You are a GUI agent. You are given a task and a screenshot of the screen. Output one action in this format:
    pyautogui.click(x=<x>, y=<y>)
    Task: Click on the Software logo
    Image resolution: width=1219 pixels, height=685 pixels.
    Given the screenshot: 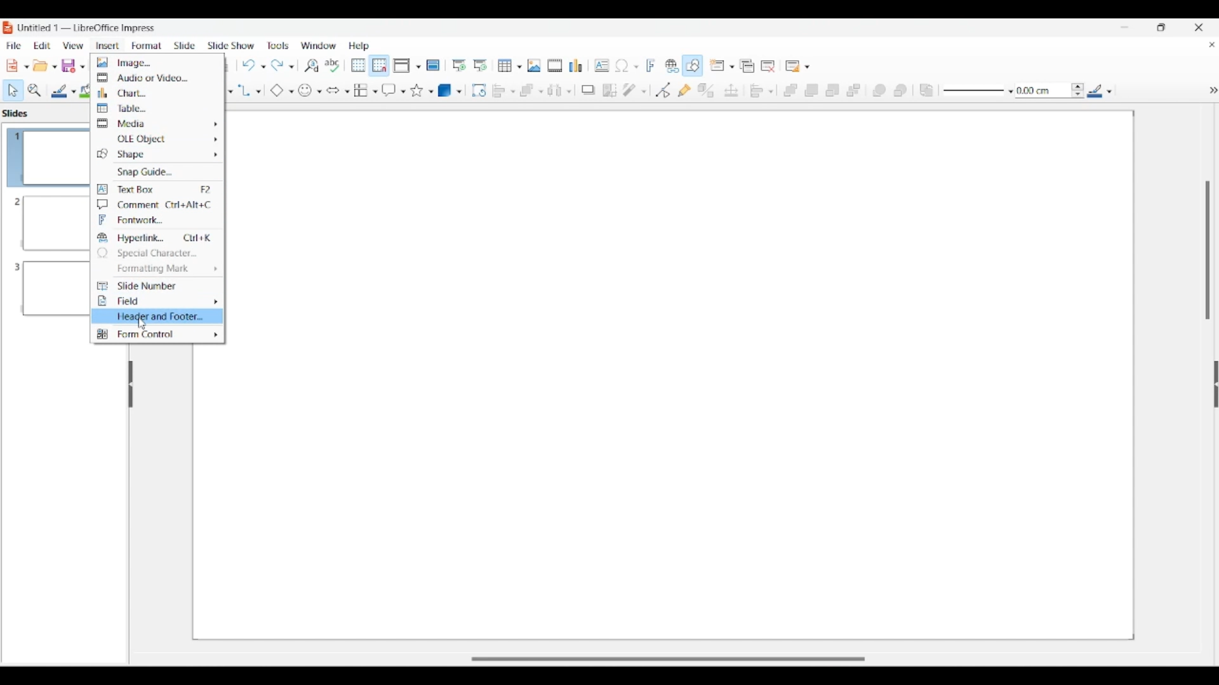 What is the action you would take?
    pyautogui.click(x=8, y=28)
    